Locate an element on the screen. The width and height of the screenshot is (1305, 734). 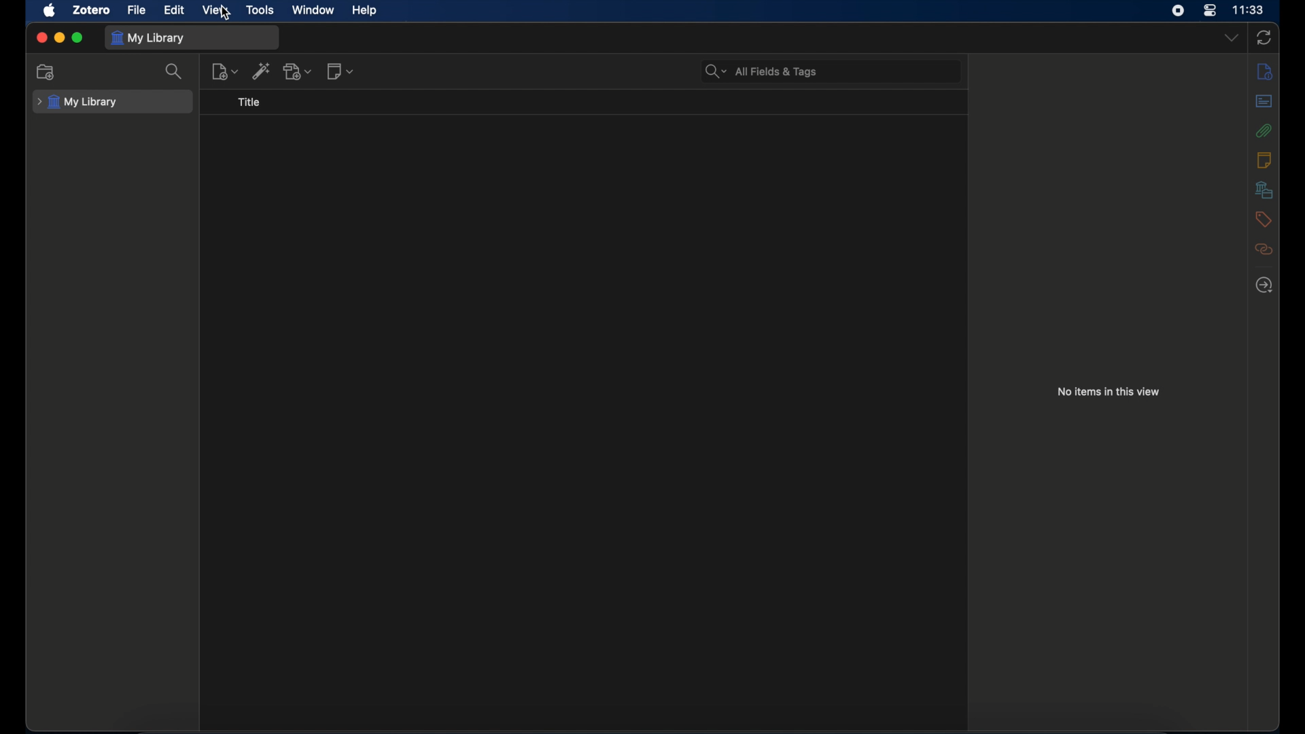
close is located at coordinates (41, 37).